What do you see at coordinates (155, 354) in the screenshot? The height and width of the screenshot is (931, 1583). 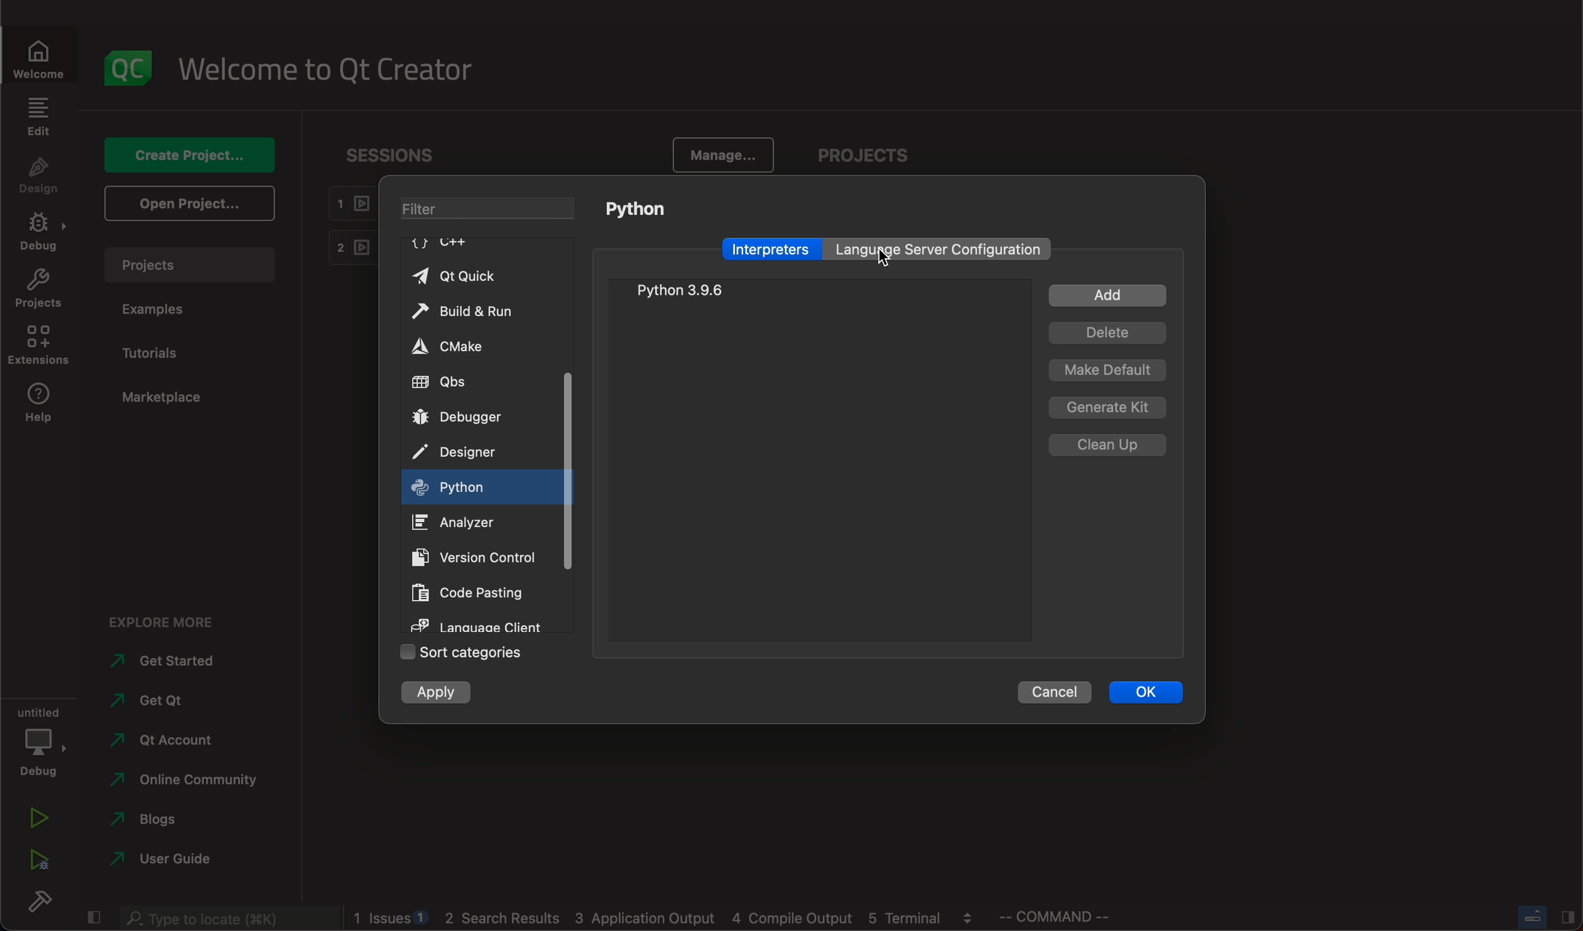 I see `tutorials` at bounding box center [155, 354].